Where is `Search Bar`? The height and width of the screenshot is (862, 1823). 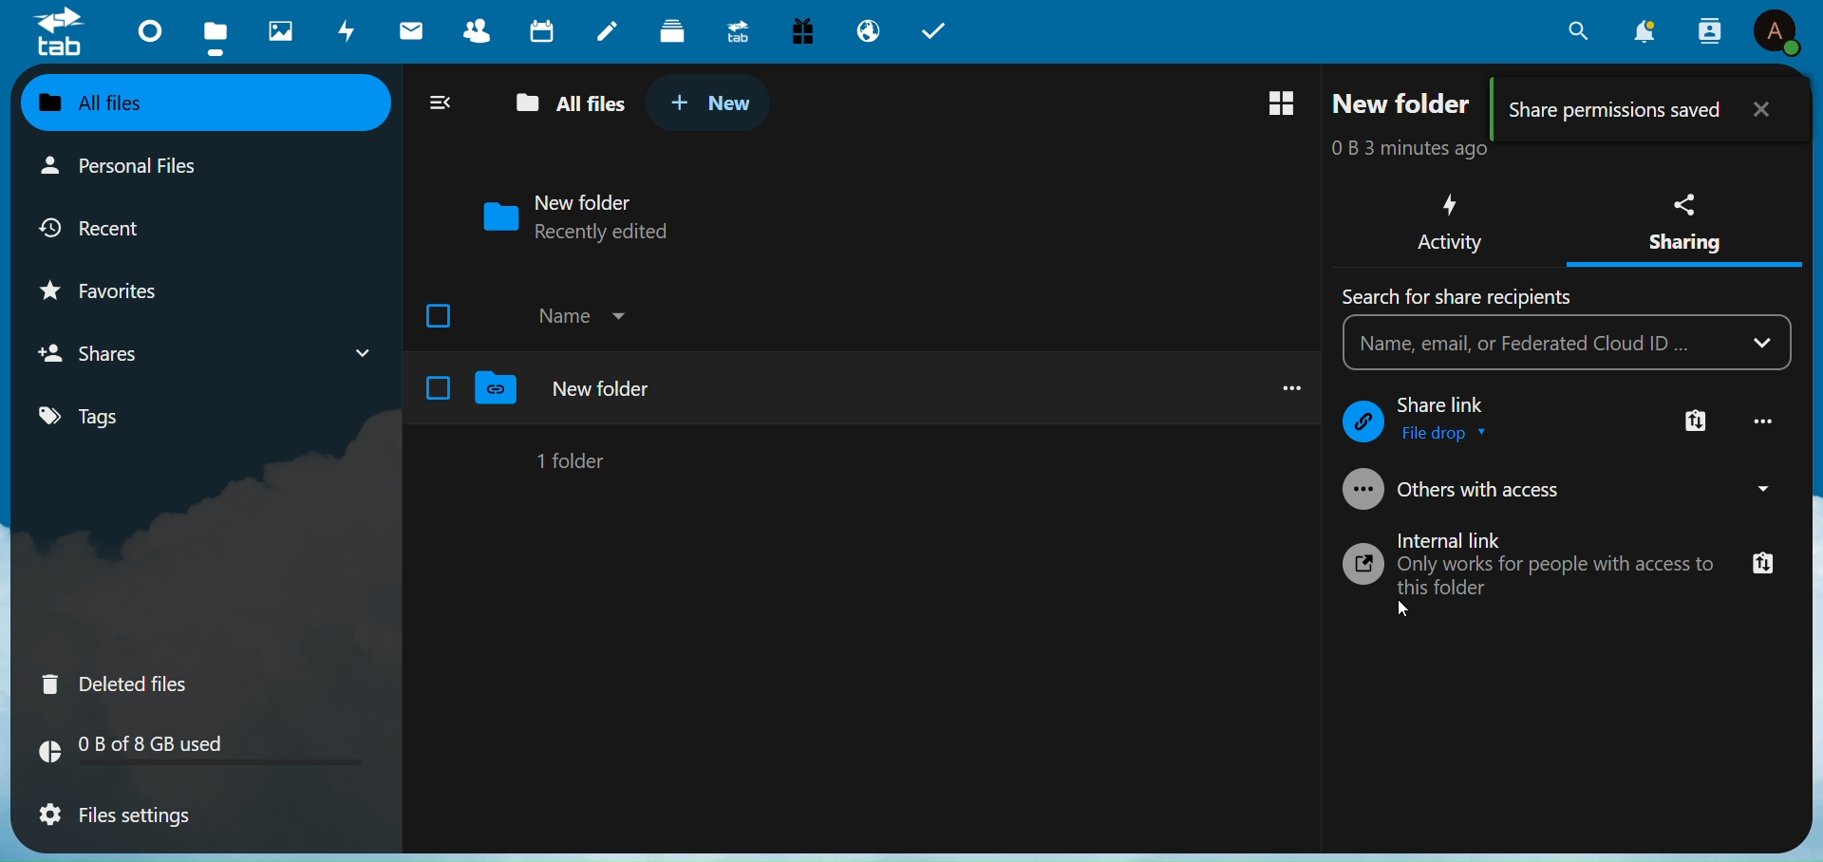
Search Bar is located at coordinates (1538, 344).